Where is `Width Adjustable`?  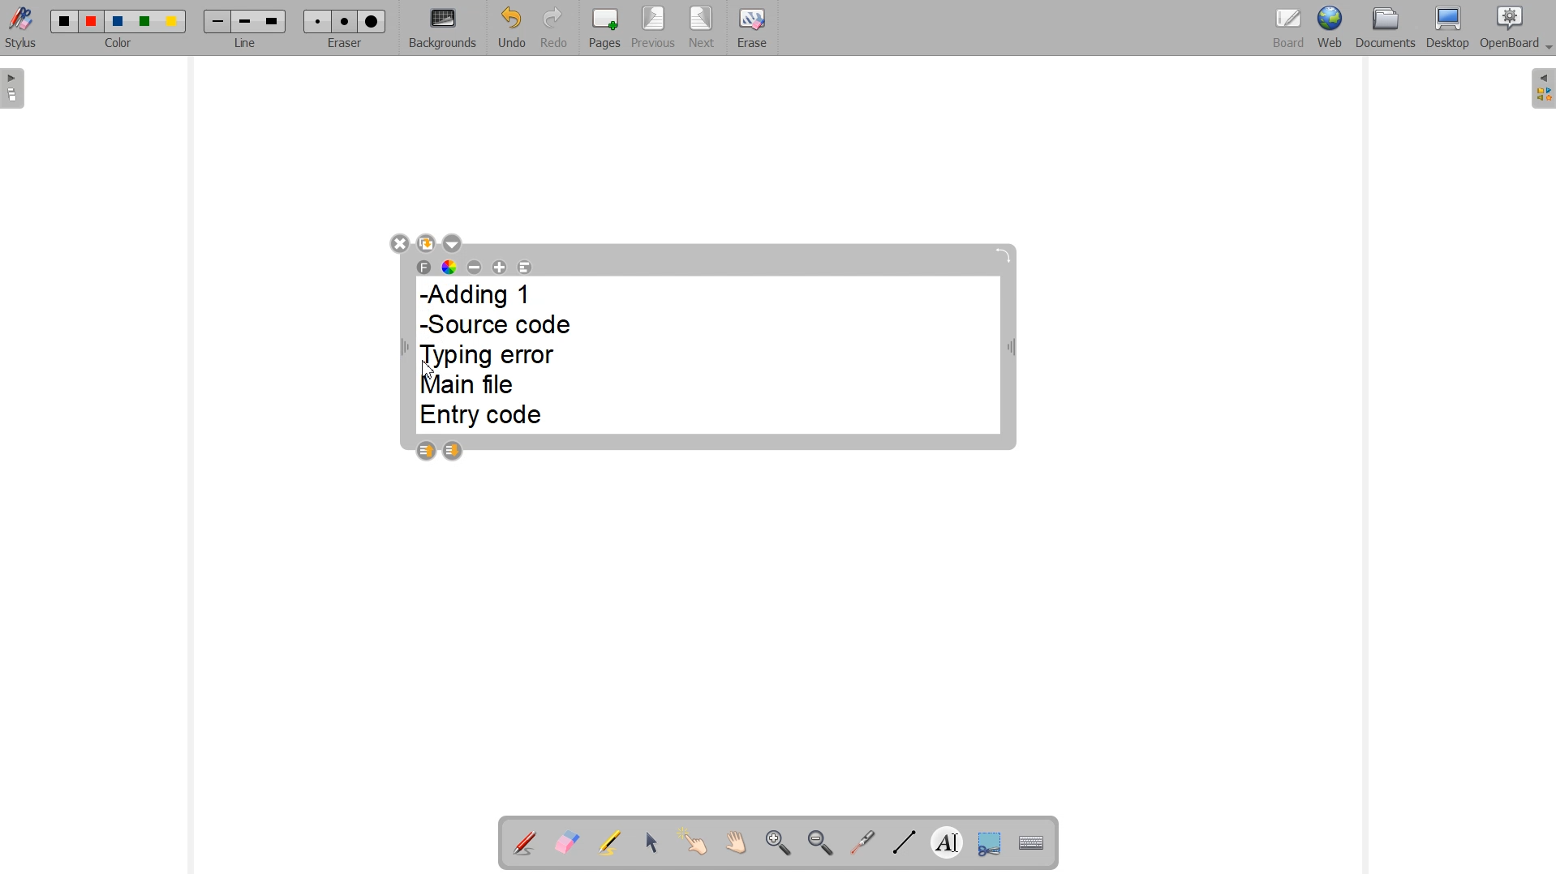 Width Adjustable is located at coordinates (407, 349).